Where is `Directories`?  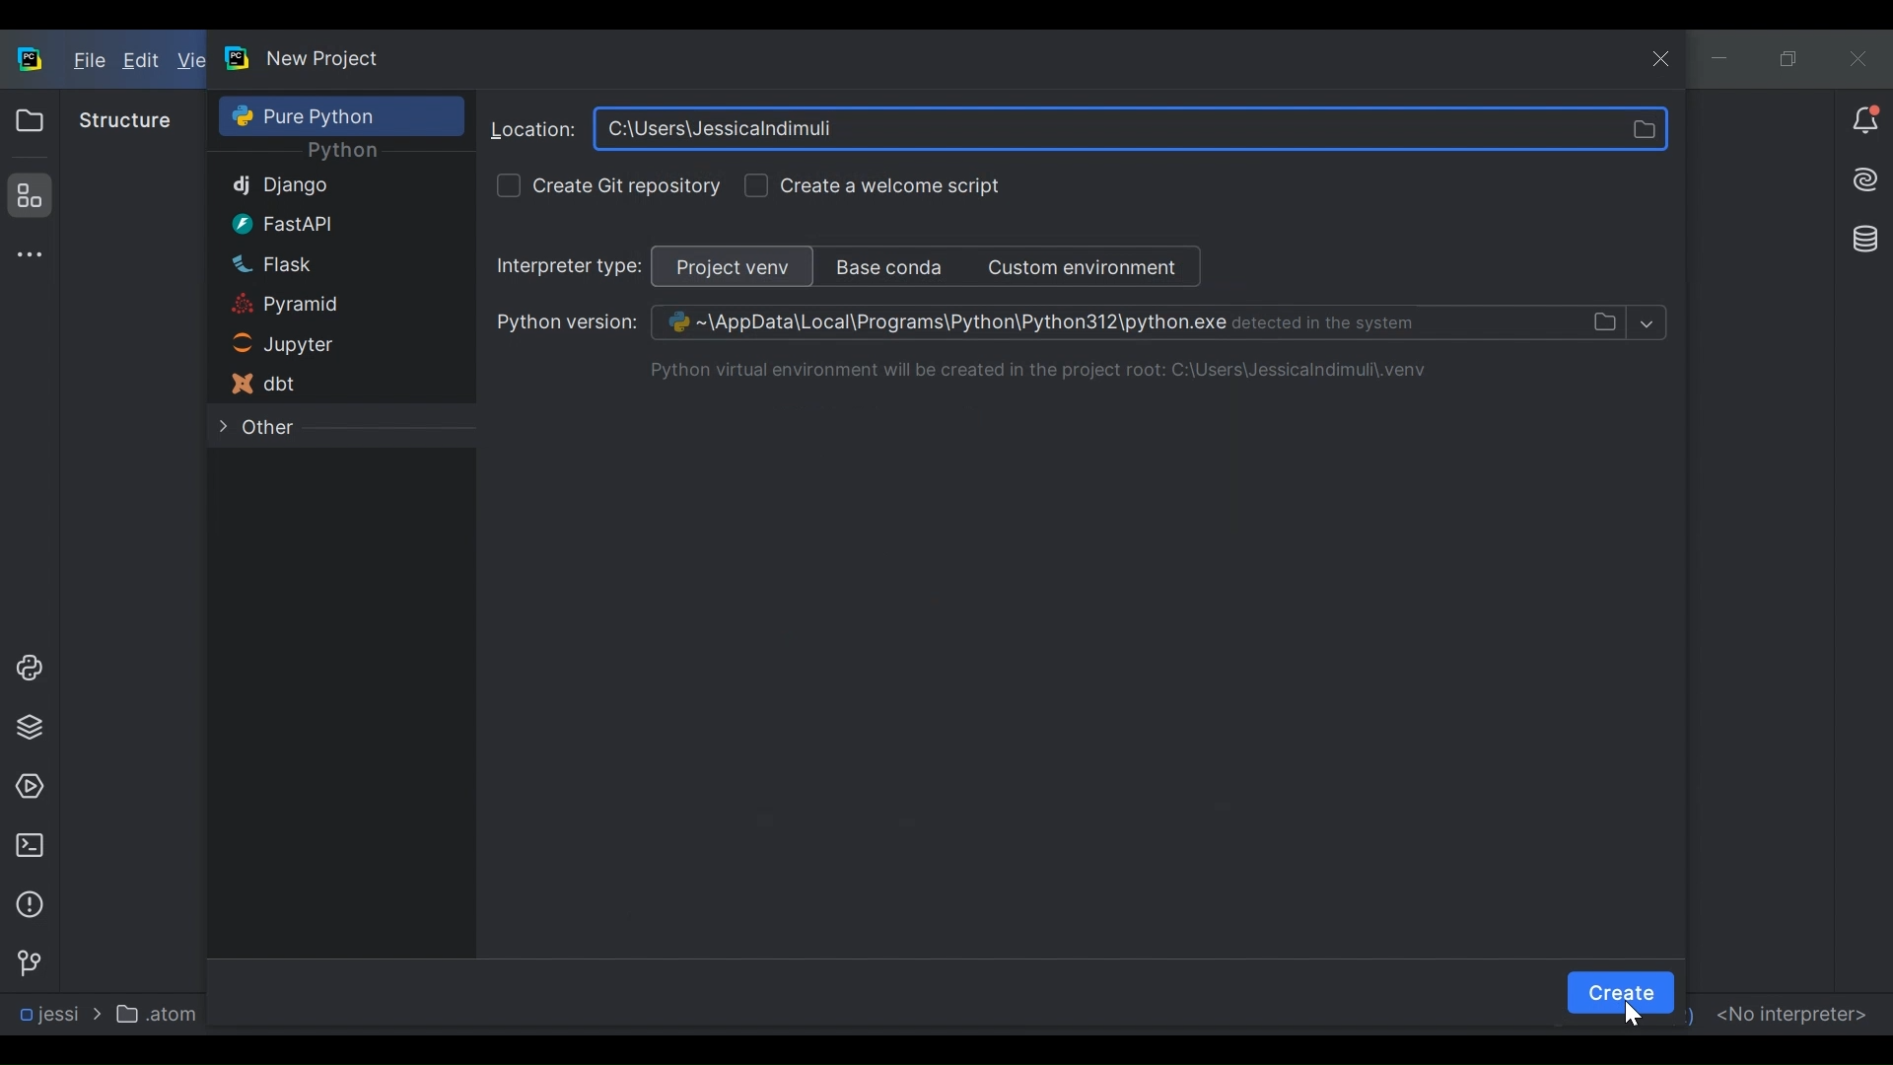
Directories is located at coordinates (1140, 322).